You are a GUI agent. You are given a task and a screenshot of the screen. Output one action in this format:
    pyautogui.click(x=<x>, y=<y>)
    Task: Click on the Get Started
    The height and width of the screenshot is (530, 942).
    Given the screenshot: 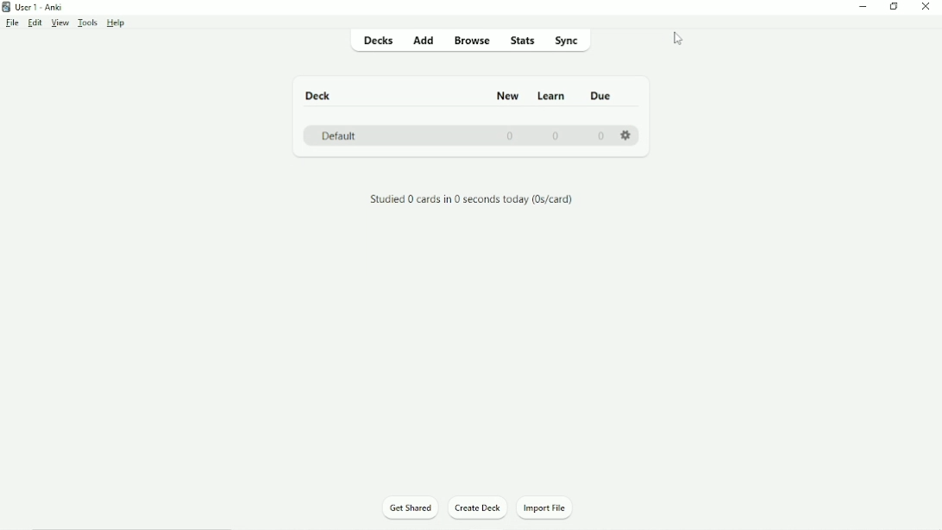 What is the action you would take?
    pyautogui.click(x=410, y=507)
    